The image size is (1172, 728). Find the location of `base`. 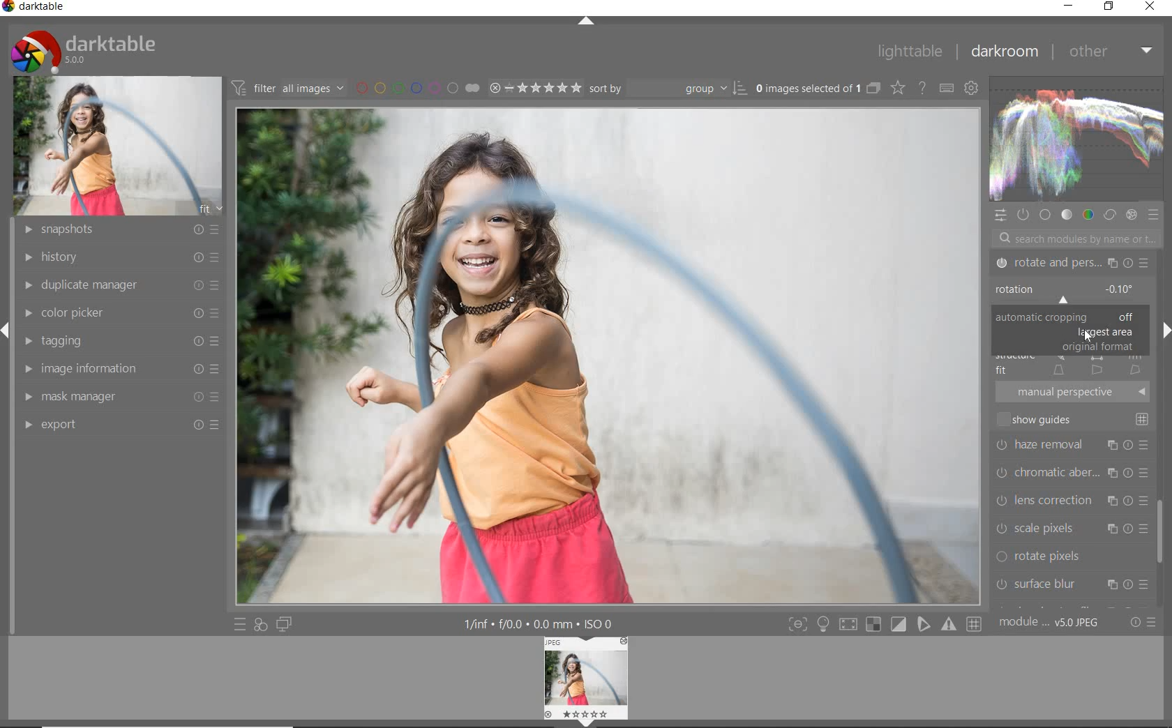

base is located at coordinates (1045, 215).